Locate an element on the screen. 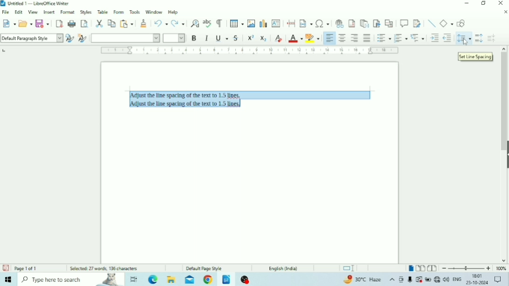  New is located at coordinates (9, 23).